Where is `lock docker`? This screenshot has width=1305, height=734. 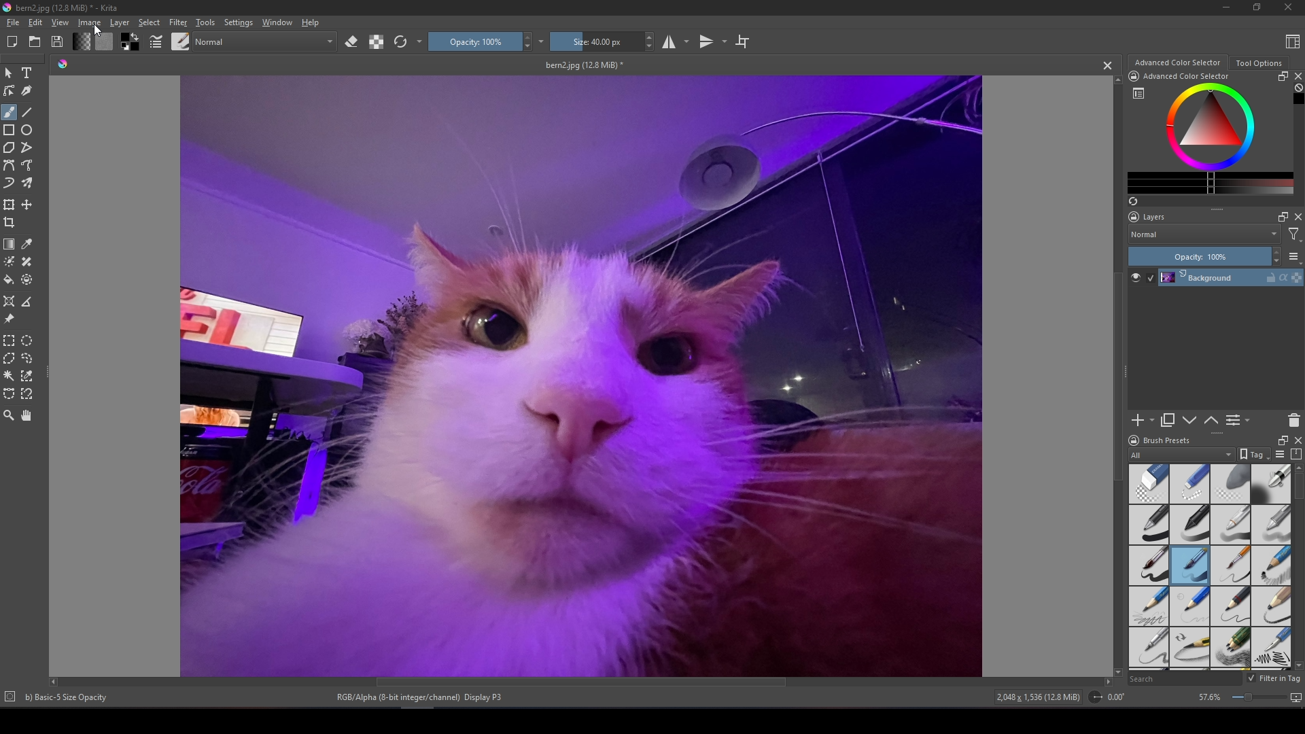
lock docker is located at coordinates (1134, 76).